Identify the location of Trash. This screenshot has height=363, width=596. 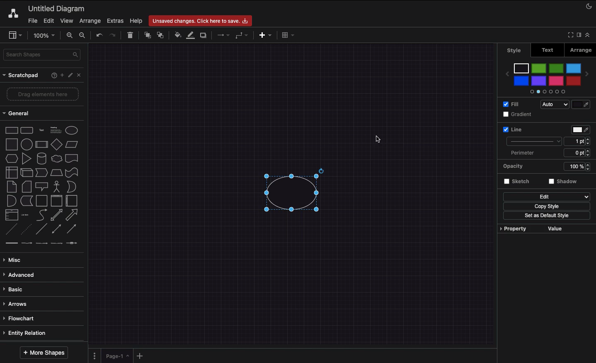
(131, 36).